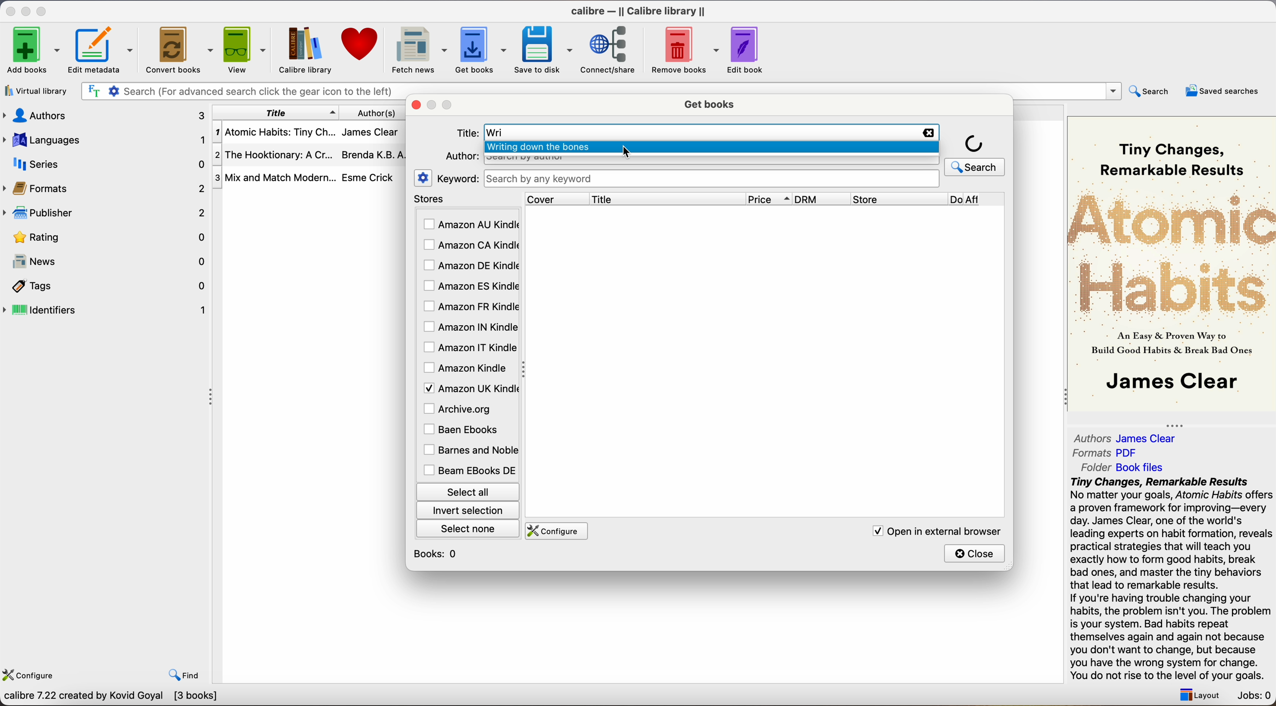 This screenshot has height=706, width=1276. Describe the element at coordinates (460, 155) in the screenshot. I see `author` at that location.